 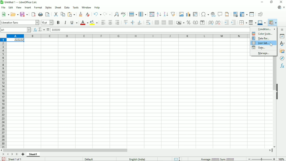 I want to click on Functions, so click(x=282, y=66).